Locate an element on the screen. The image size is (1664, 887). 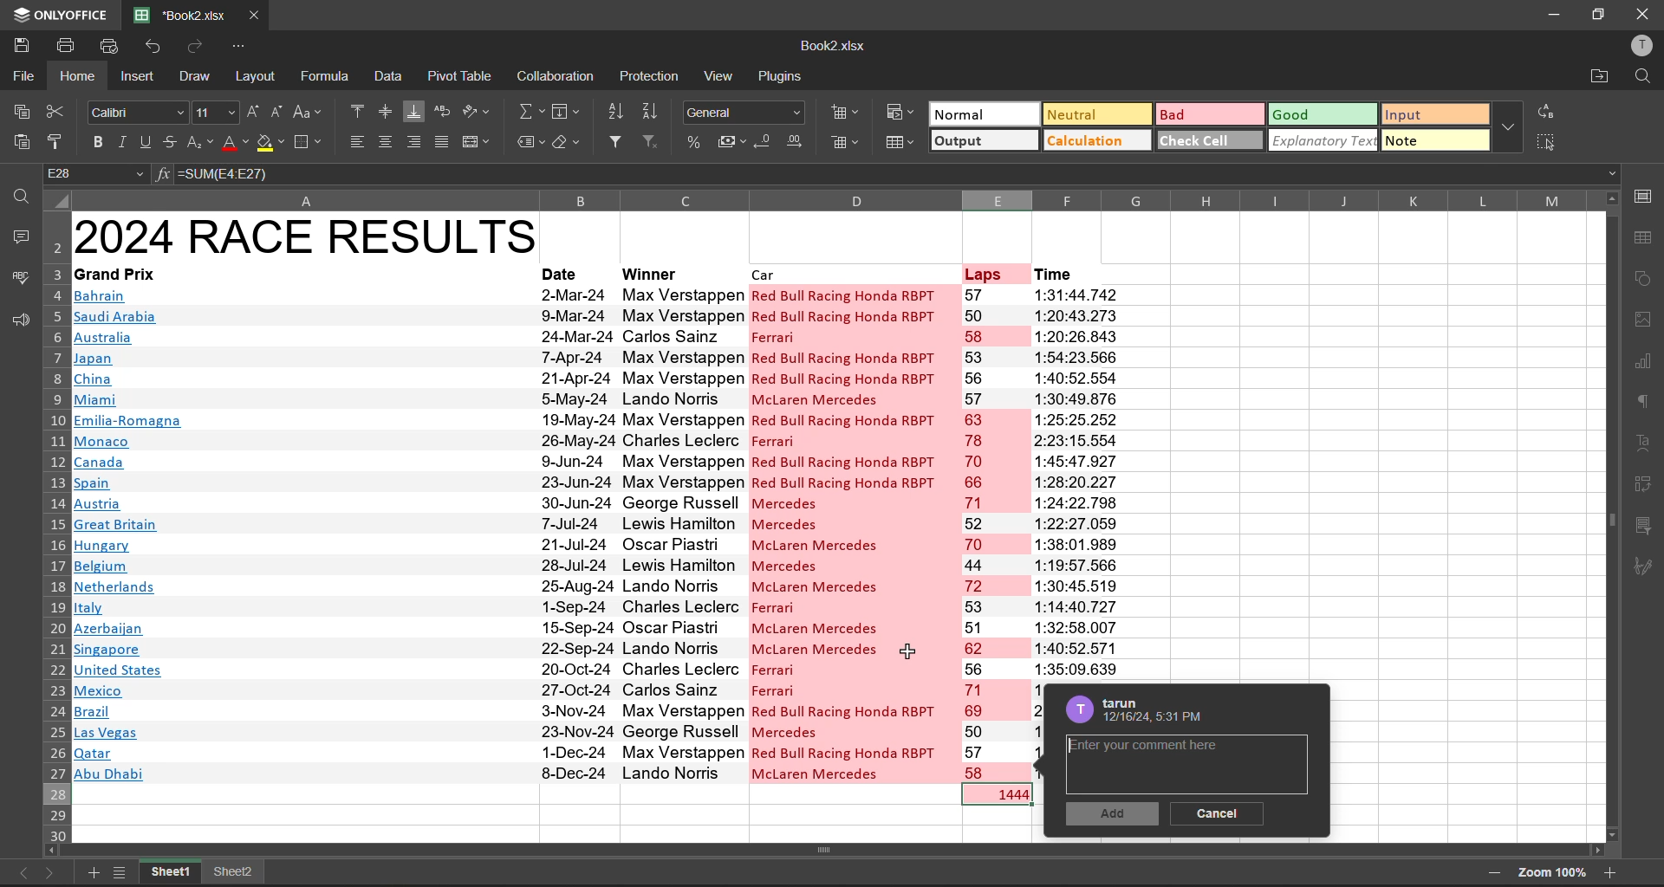
minimize is located at coordinates (1550, 16).